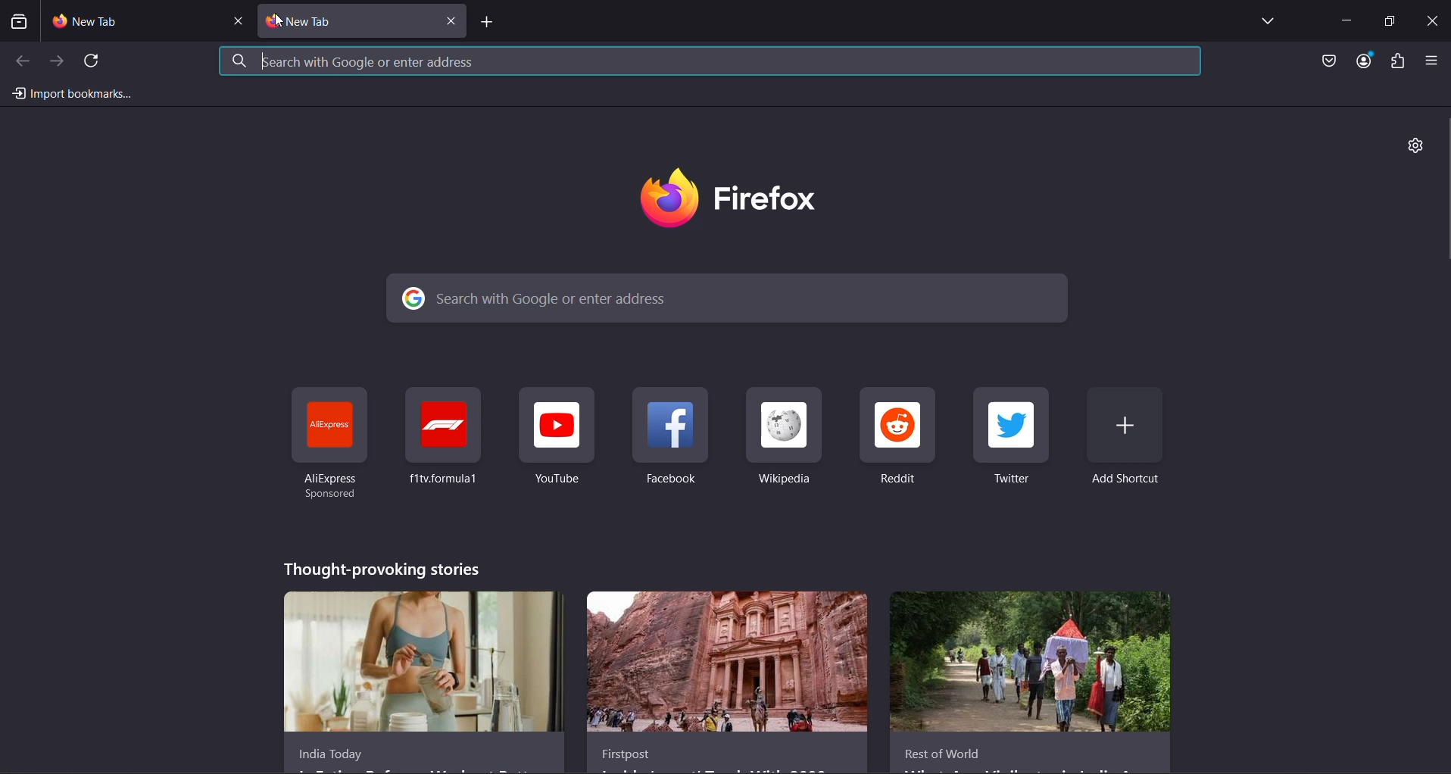 This screenshot has height=774, width=1451. Describe the element at coordinates (1393, 20) in the screenshot. I see `maximize` at that location.